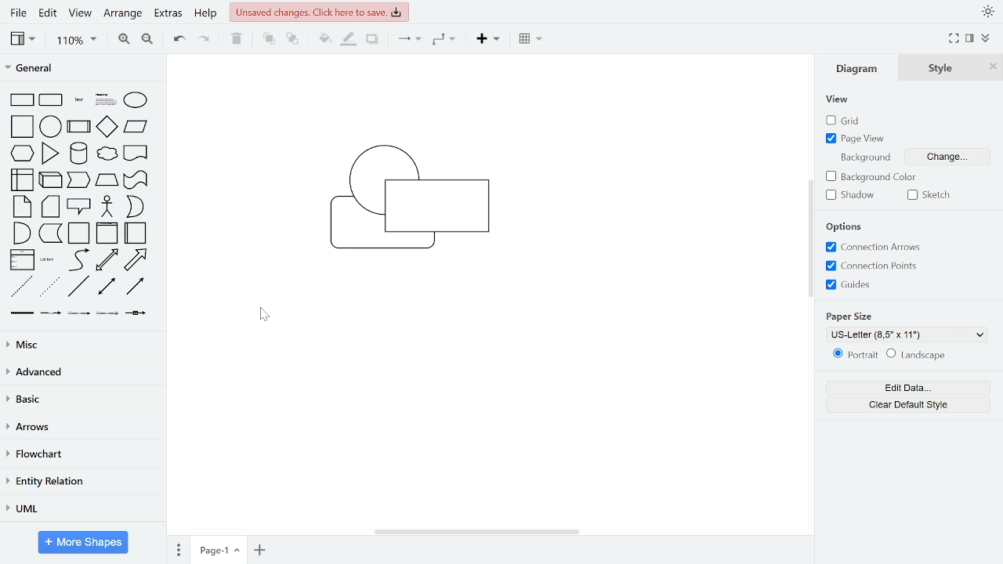 This screenshot has height=564, width=1003. Describe the element at coordinates (903, 336) in the screenshot. I see `US-Letter (8,5" x 11")` at that location.